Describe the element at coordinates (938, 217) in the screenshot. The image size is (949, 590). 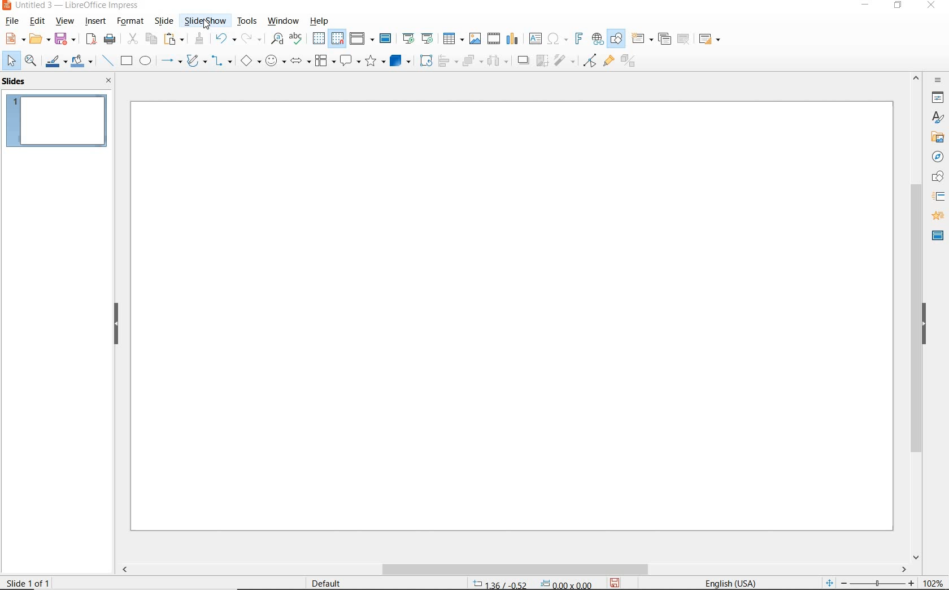
I see `ANIMATION` at that location.